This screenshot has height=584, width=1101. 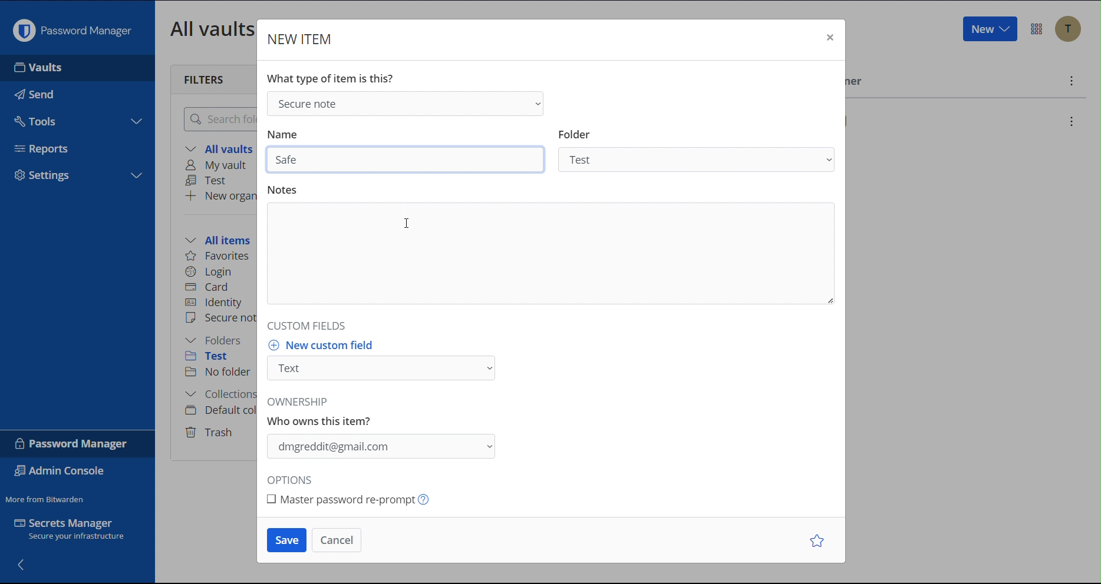 What do you see at coordinates (216, 340) in the screenshot?
I see `Folders` at bounding box center [216, 340].